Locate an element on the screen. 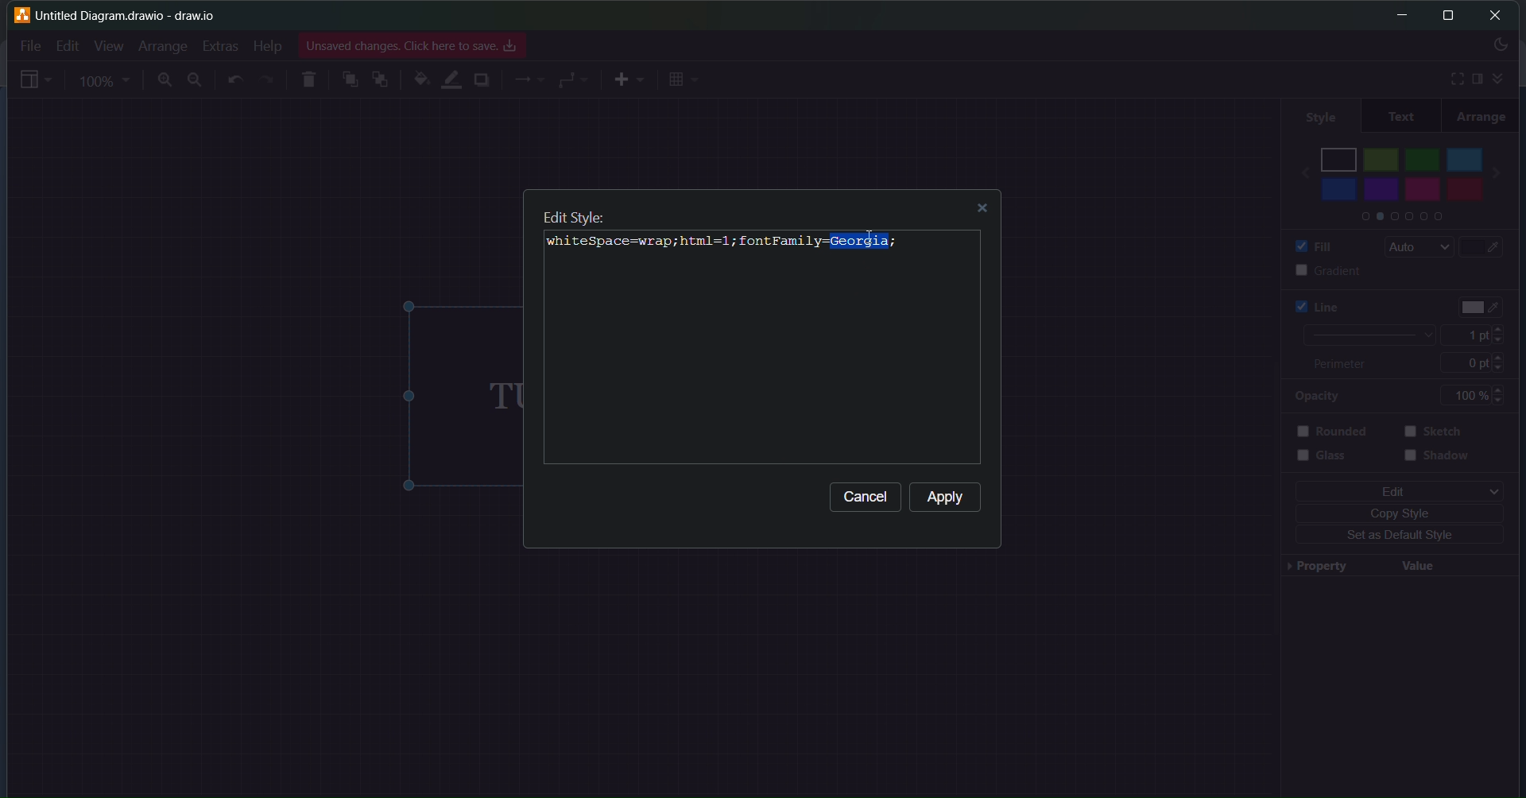 The width and height of the screenshot is (1526, 798). opacity is located at coordinates (1316, 397).